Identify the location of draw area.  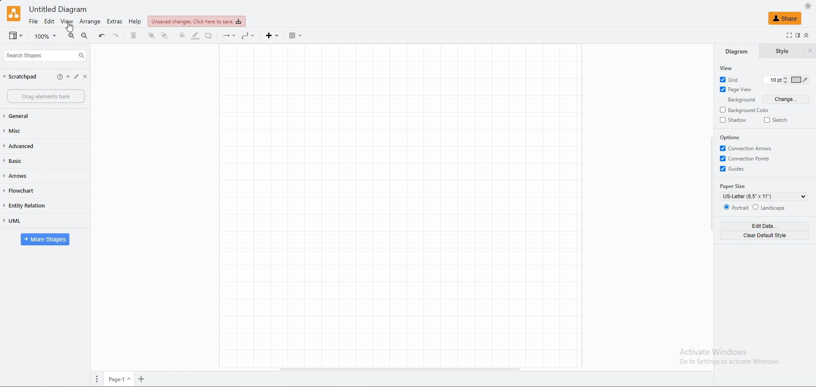
(400, 205).